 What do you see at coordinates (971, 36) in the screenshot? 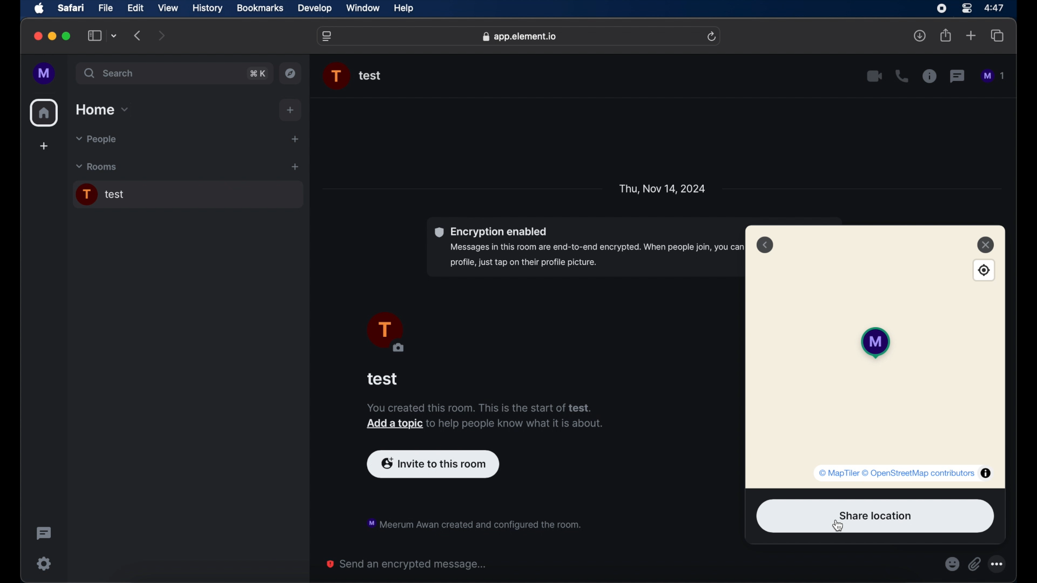
I see `new tab` at bounding box center [971, 36].